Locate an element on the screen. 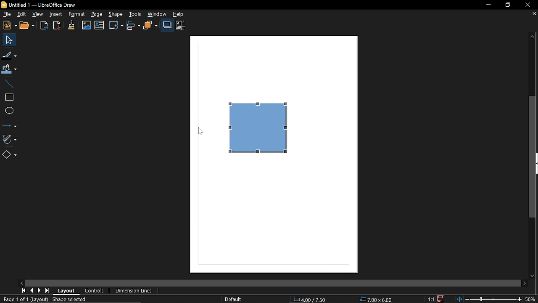  Line is located at coordinates (9, 82).